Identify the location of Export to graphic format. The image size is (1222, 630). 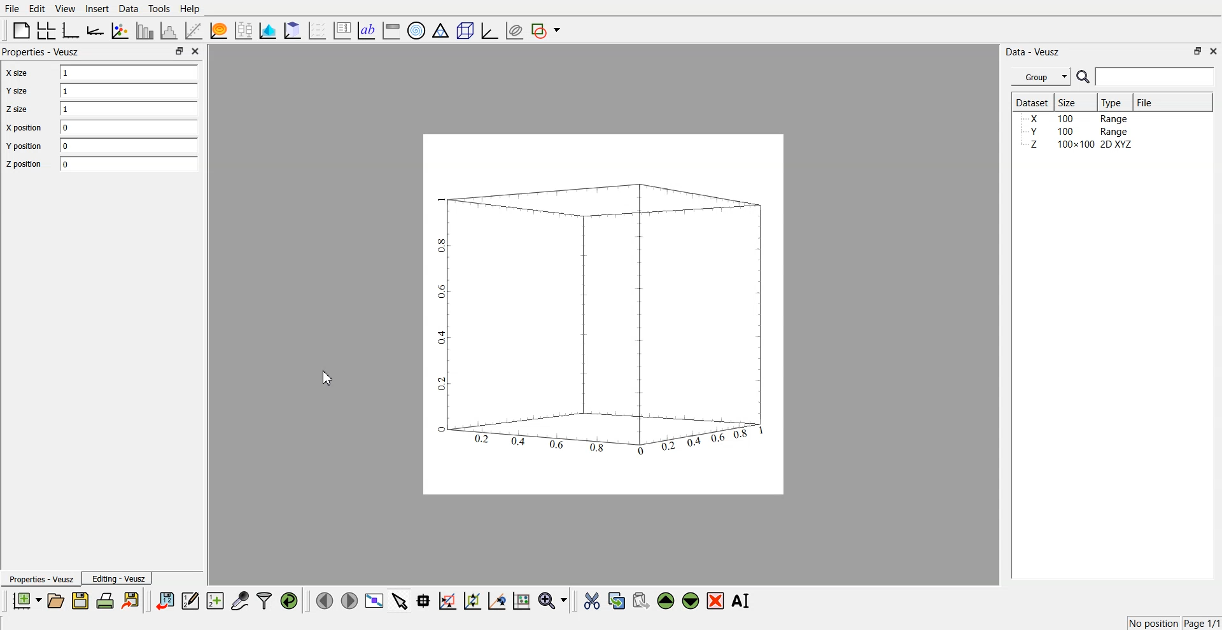
(132, 600).